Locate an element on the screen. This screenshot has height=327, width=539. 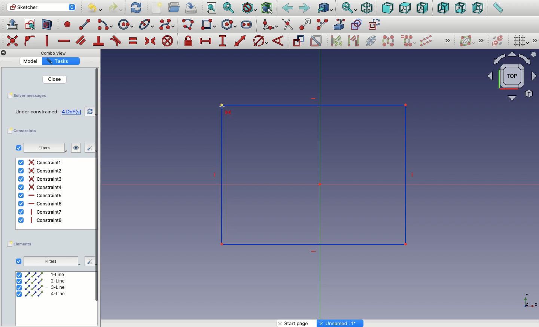
Rectangle is located at coordinates (337, 181).